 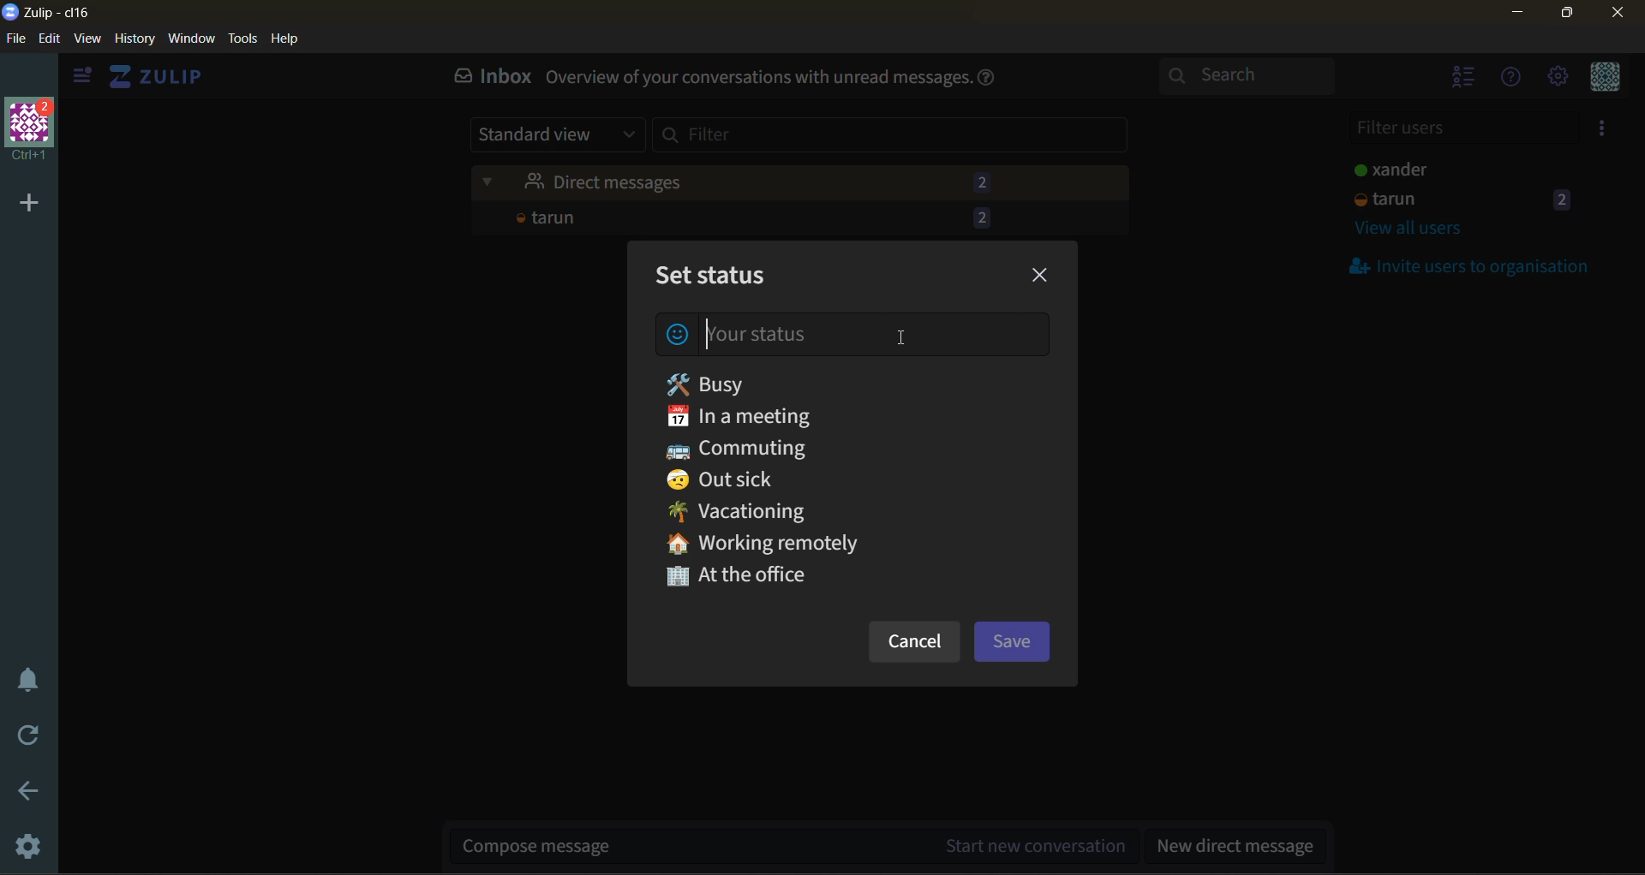 I want to click on At the office, so click(x=747, y=583).